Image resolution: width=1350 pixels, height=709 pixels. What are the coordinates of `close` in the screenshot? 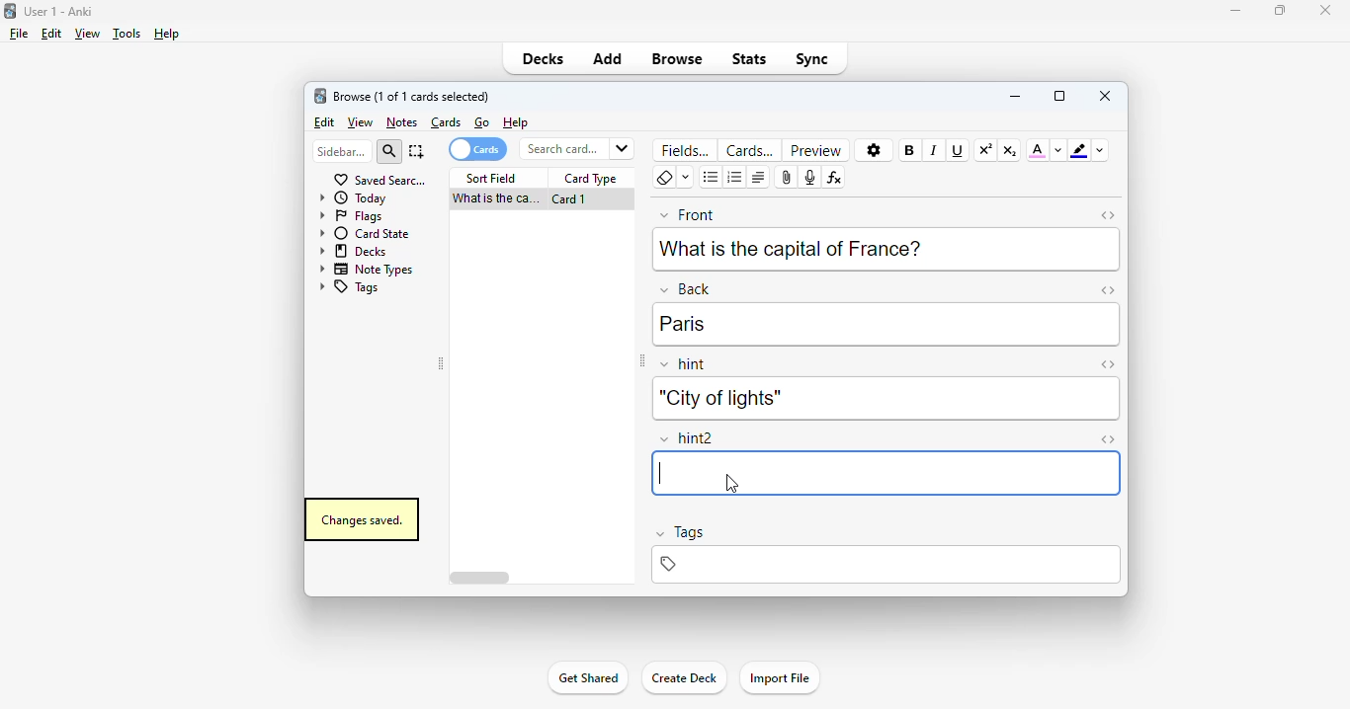 It's located at (1106, 95).